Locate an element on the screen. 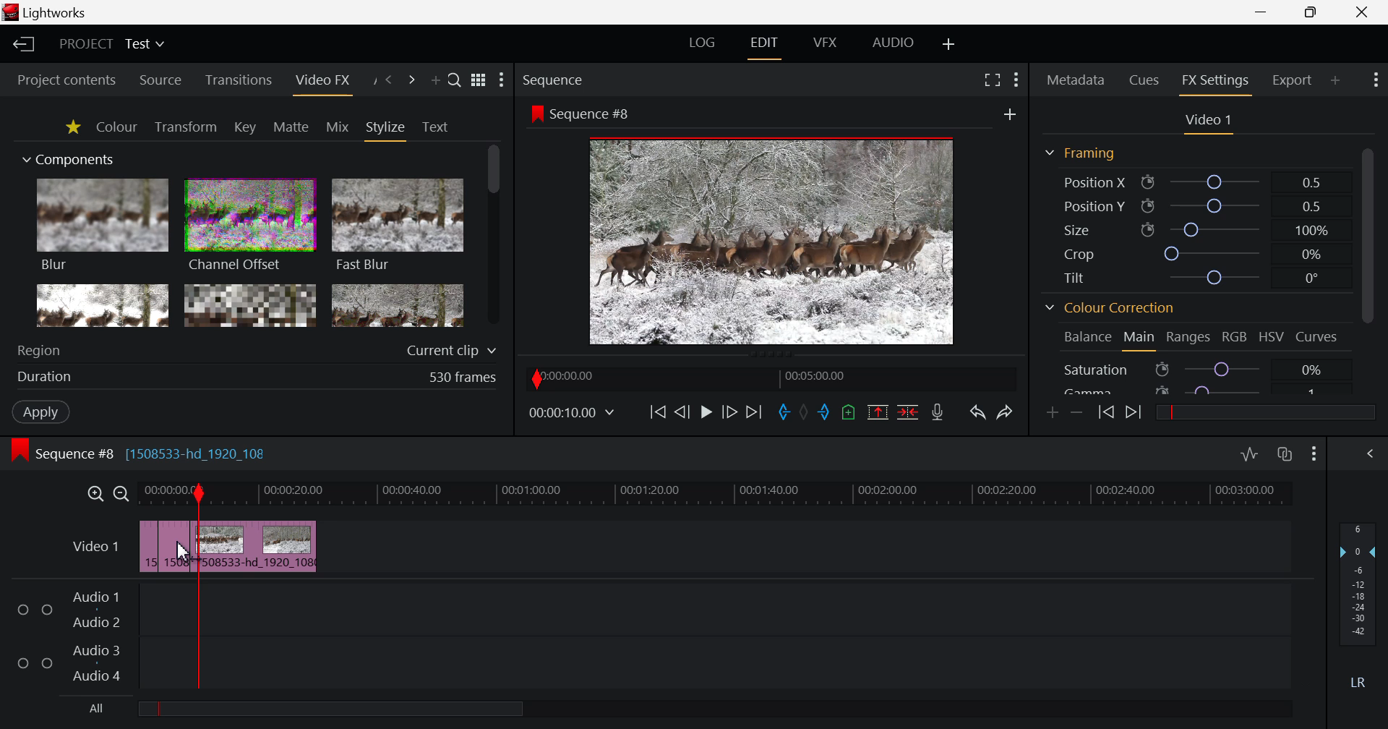 The height and width of the screenshot is (729, 1388). Duration is located at coordinates (259, 376).